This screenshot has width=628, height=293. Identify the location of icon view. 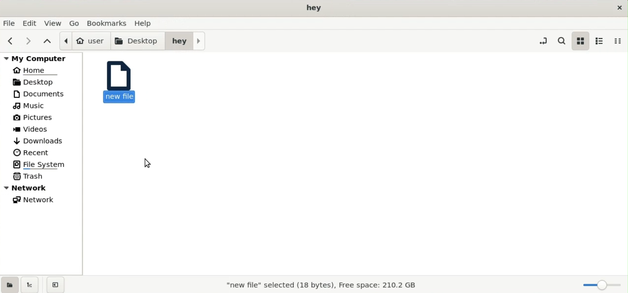
(580, 41).